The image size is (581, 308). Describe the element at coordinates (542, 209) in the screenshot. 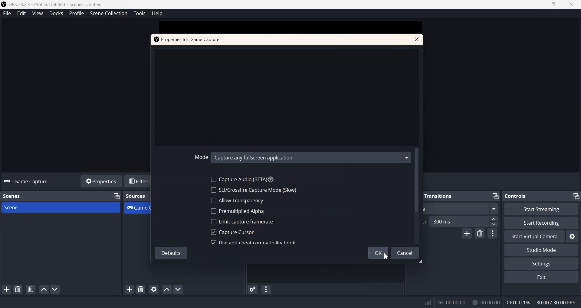

I see `Start streaming` at that location.